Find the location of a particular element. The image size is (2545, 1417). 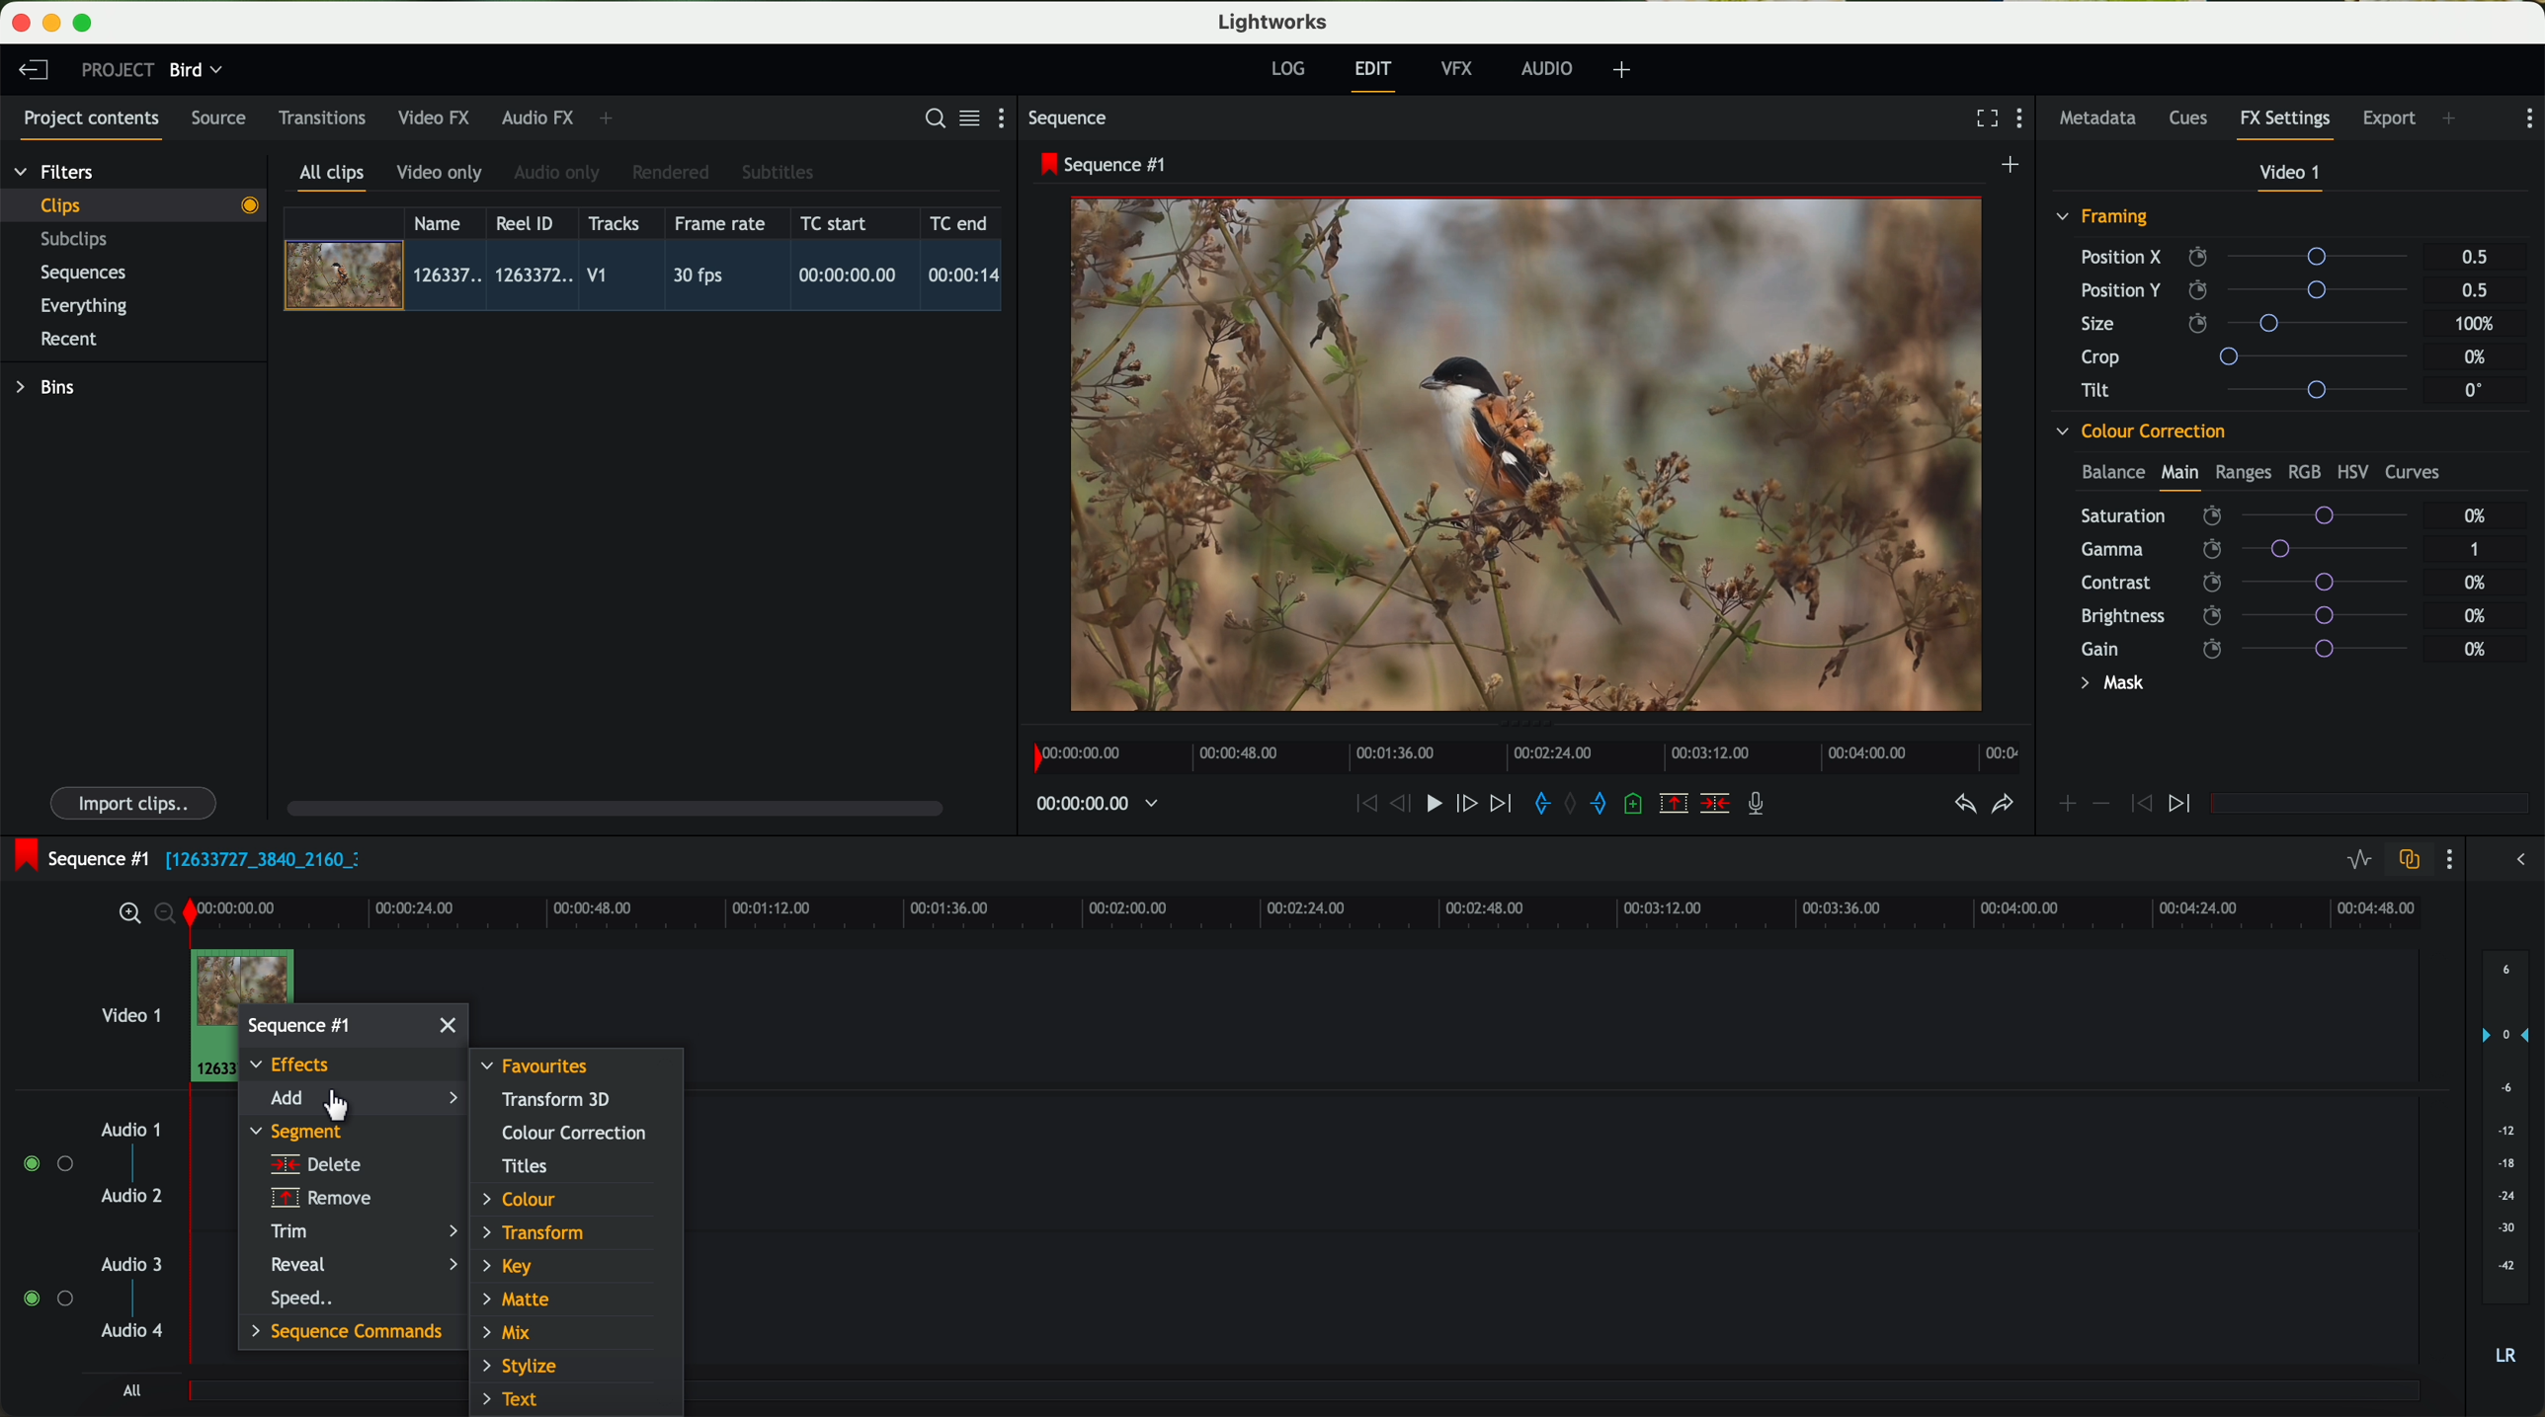

0% is located at coordinates (2478, 583).